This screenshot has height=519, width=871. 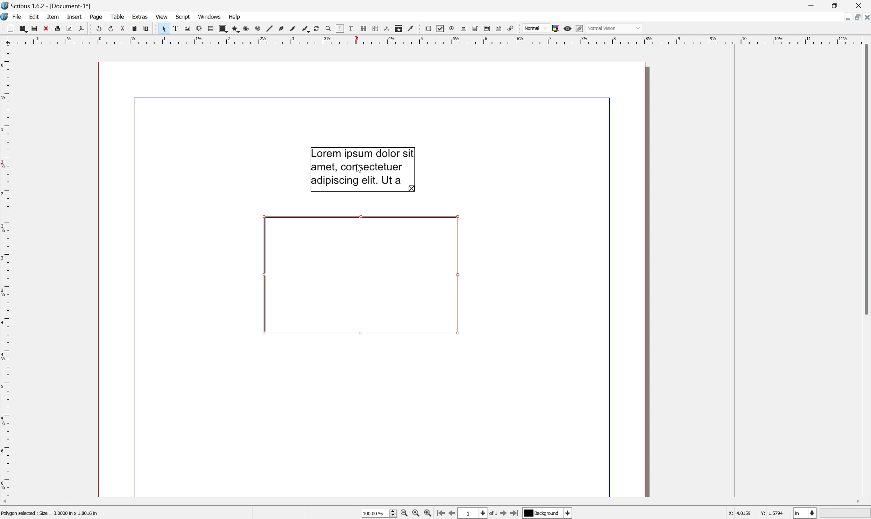 I want to click on Scribus icon, so click(x=6, y=17).